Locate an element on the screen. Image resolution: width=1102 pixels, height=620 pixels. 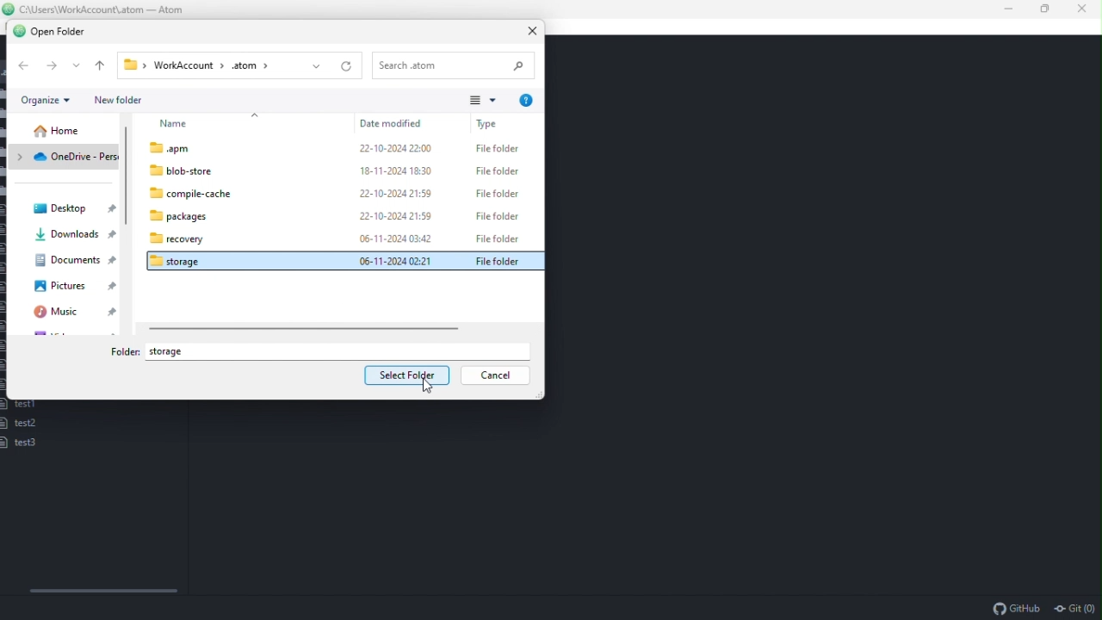
Restore is located at coordinates (1048, 9).